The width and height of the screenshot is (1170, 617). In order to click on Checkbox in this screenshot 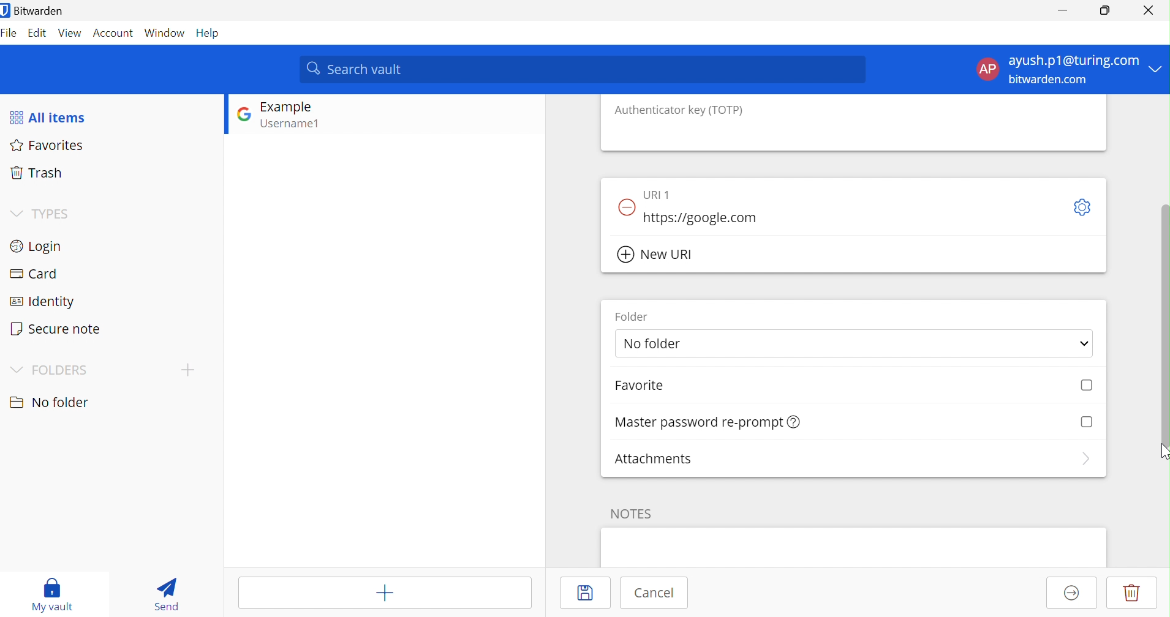, I will do `click(1087, 420)`.